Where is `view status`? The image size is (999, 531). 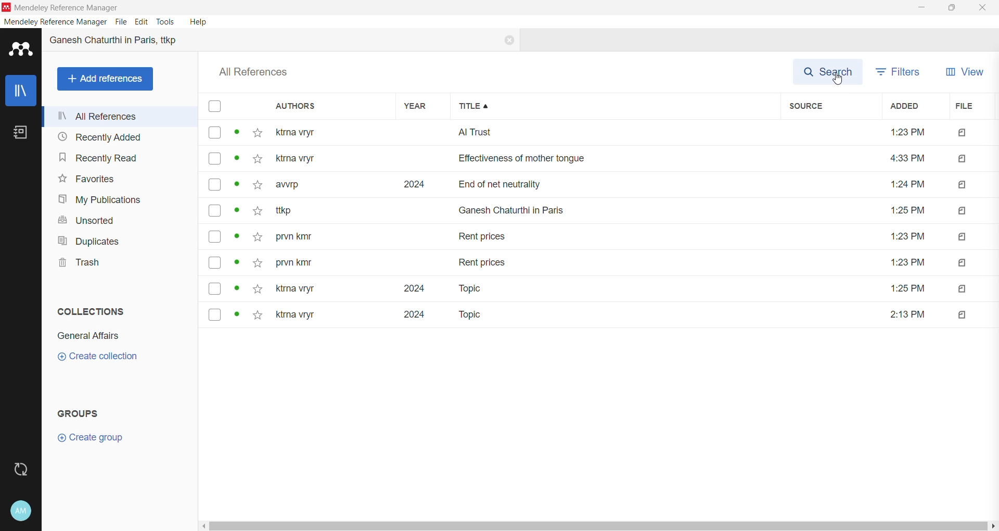
view status is located at coordinates (237, 132).